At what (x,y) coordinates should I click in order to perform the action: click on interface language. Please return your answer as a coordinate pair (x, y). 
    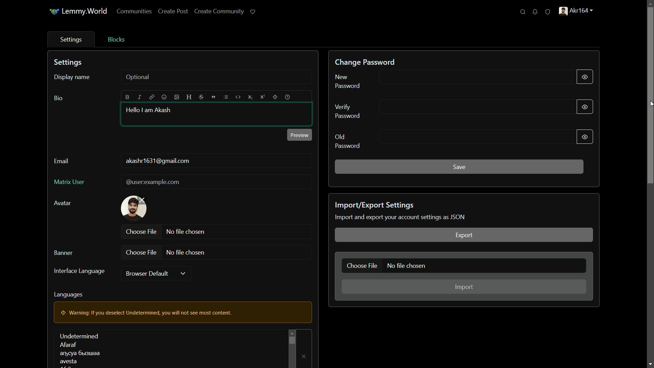
    Looking at the image, I should click on (80, 271).